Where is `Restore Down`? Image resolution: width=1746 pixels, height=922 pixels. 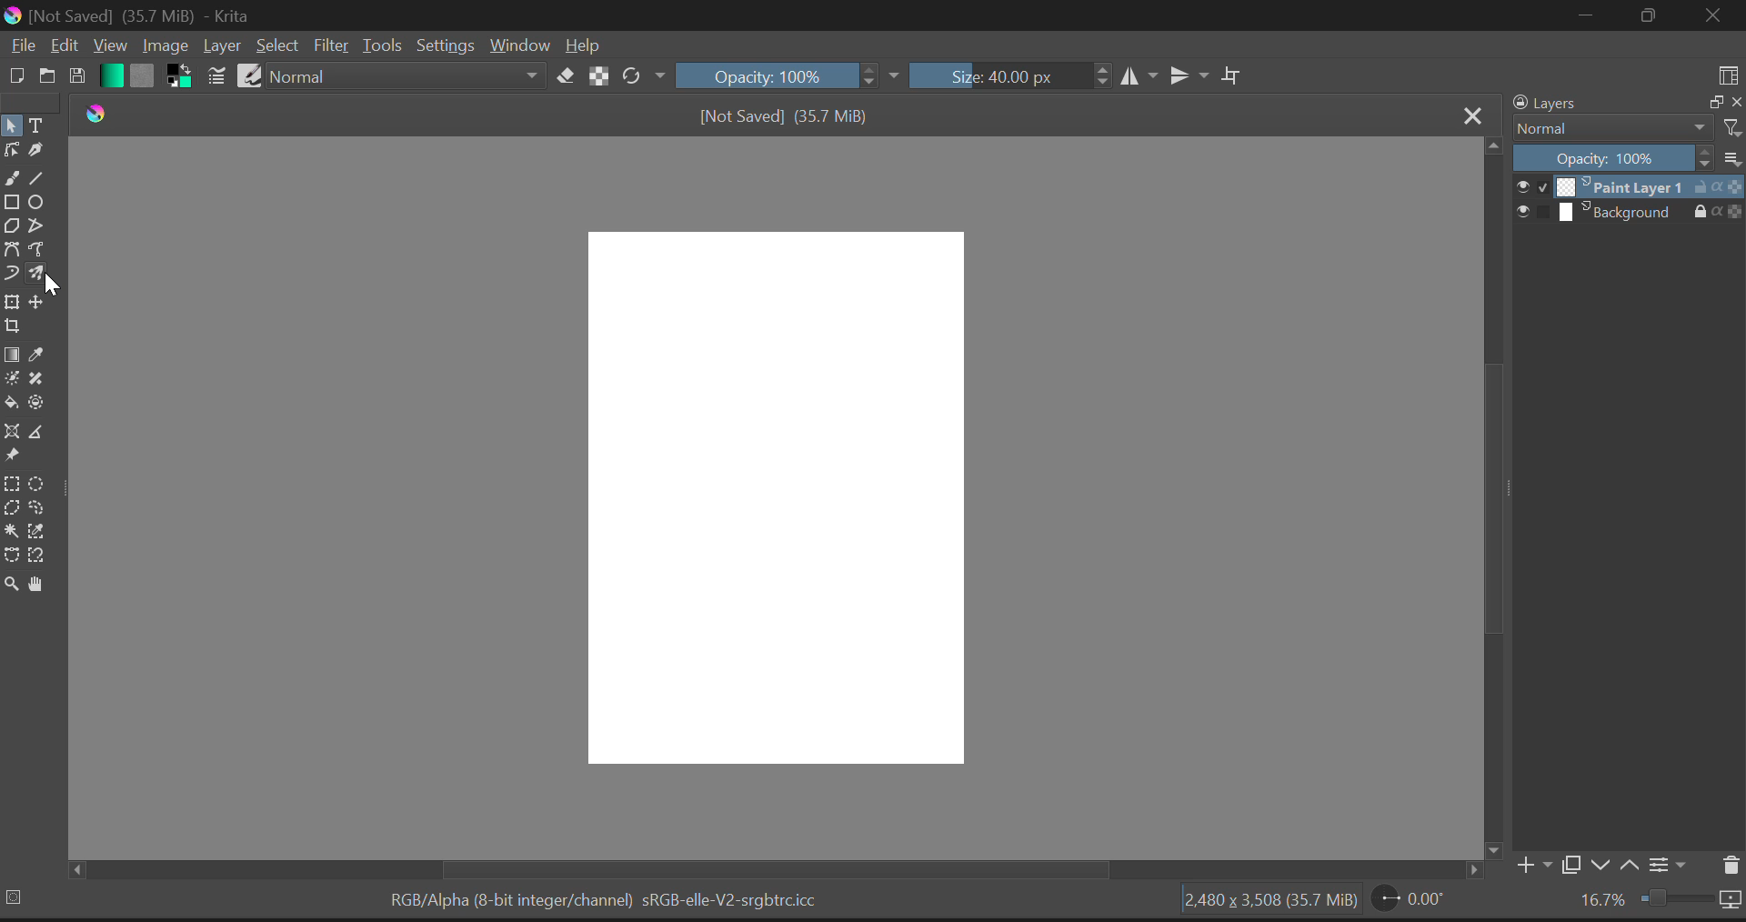
Restore Down is located at coordinates (1591, 15).